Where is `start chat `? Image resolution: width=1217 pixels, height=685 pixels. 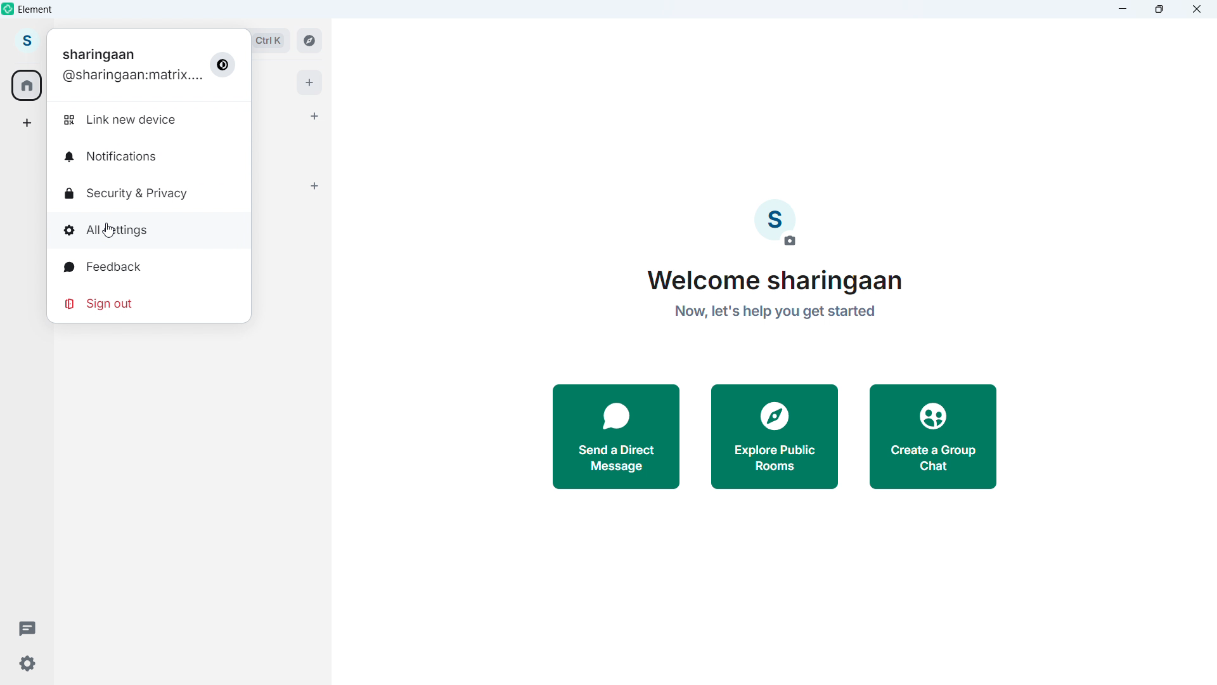
start chat  is located at coordinates (315, 115).